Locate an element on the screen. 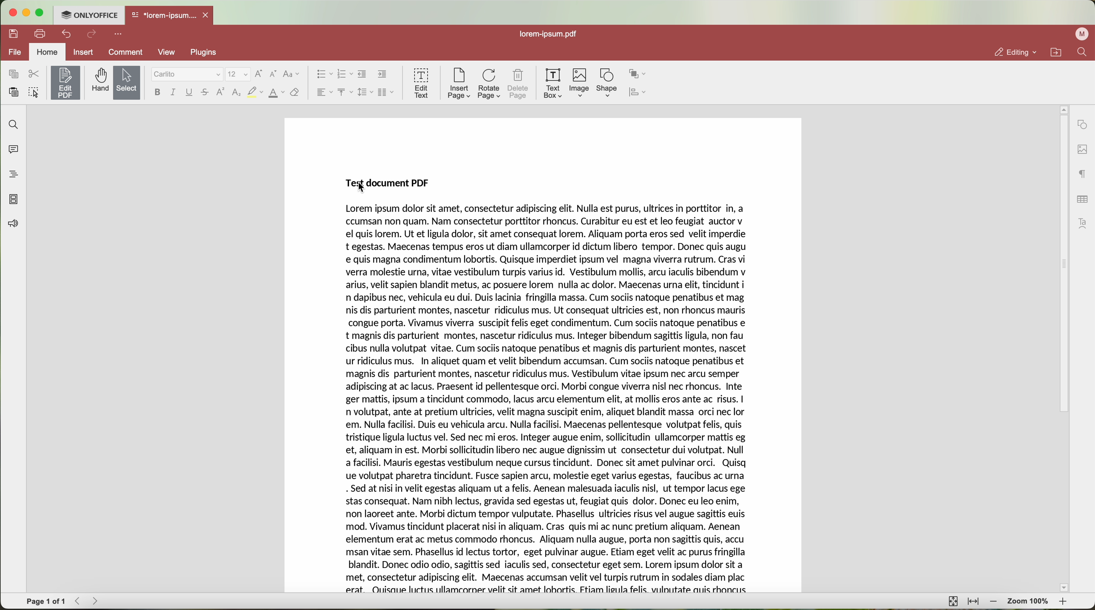  maximize is located at coordinates (43, 12).